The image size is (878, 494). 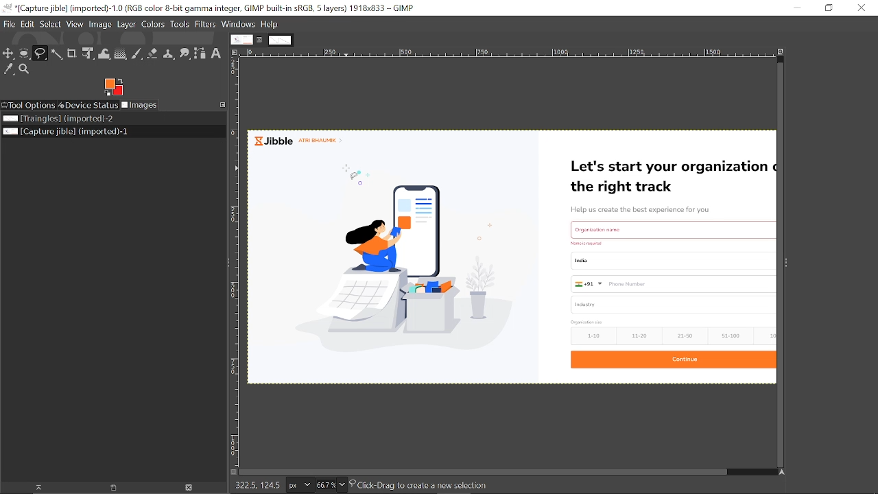 What do you see at coordinates (152, 53) in the screenshot?
I see `Eraser` at bounding box center [152, 53].